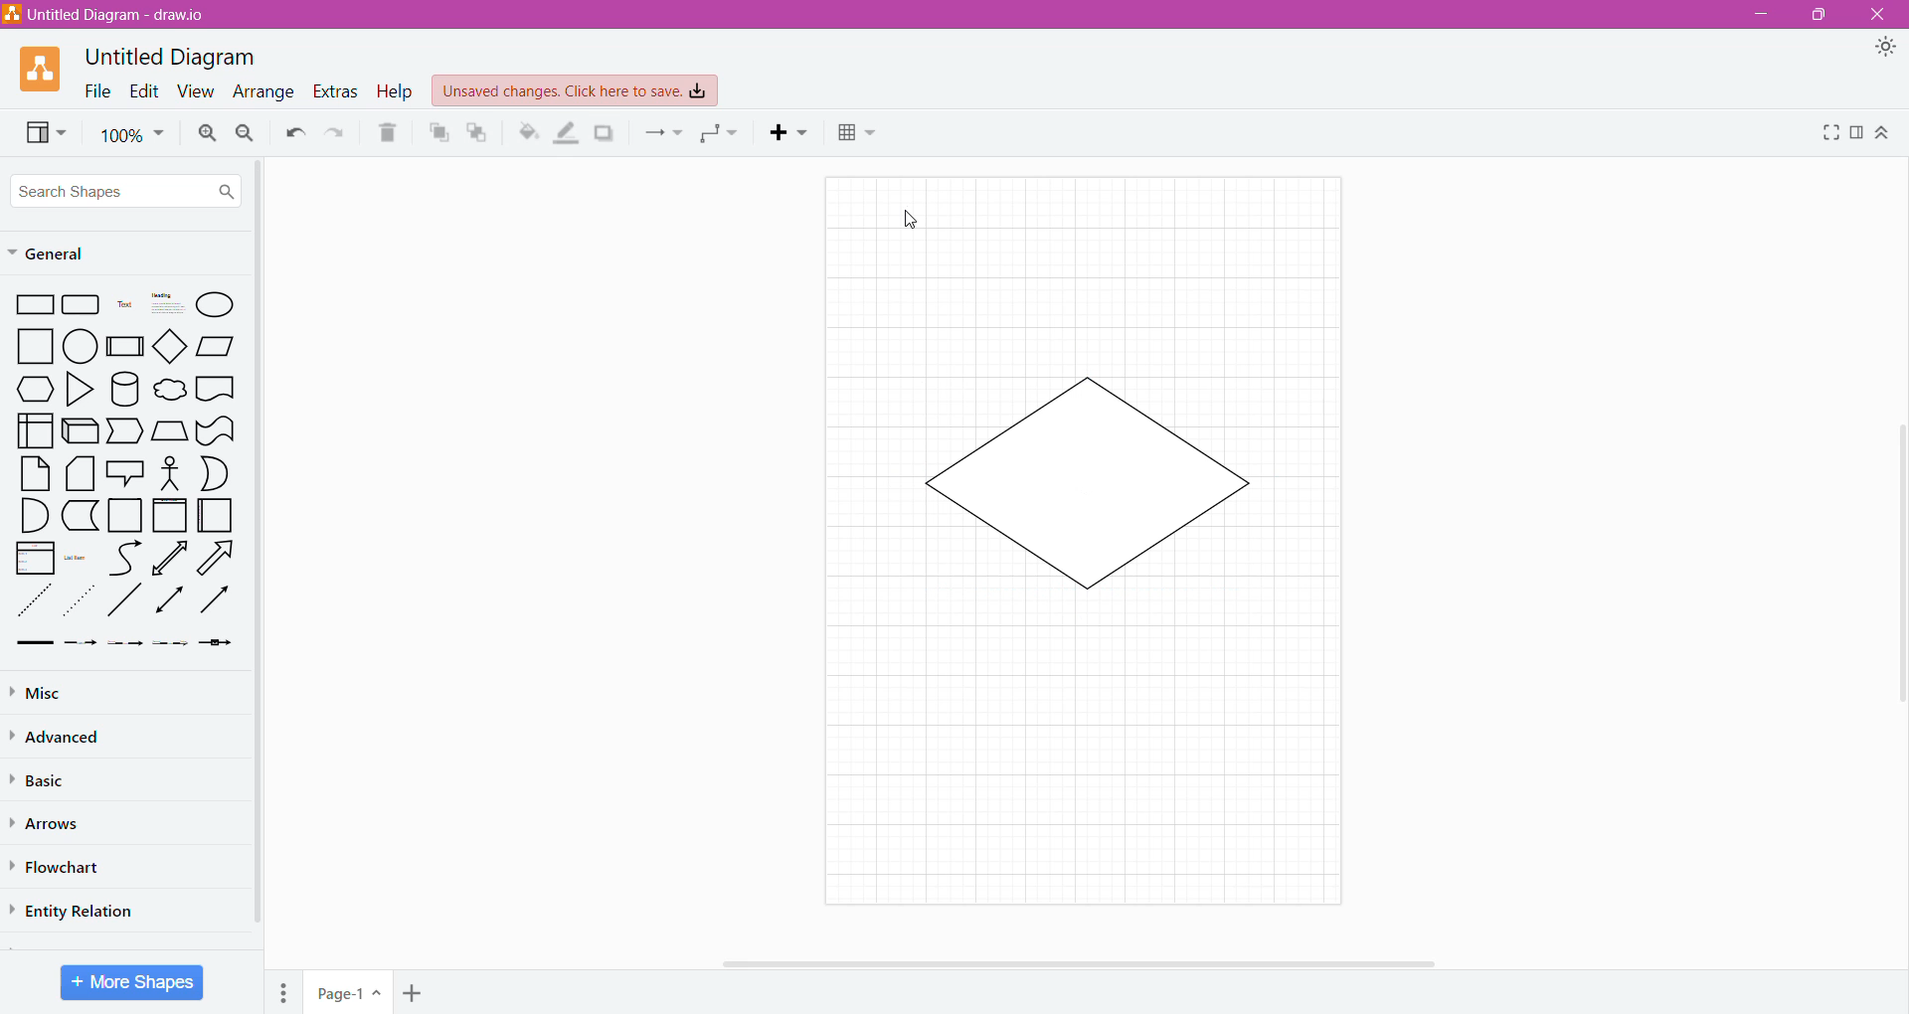 The width and height of the screenshot is (1909, 1014). Describe the element at coordinates (123, 431) in the screenshot. I see `Step` at that location.